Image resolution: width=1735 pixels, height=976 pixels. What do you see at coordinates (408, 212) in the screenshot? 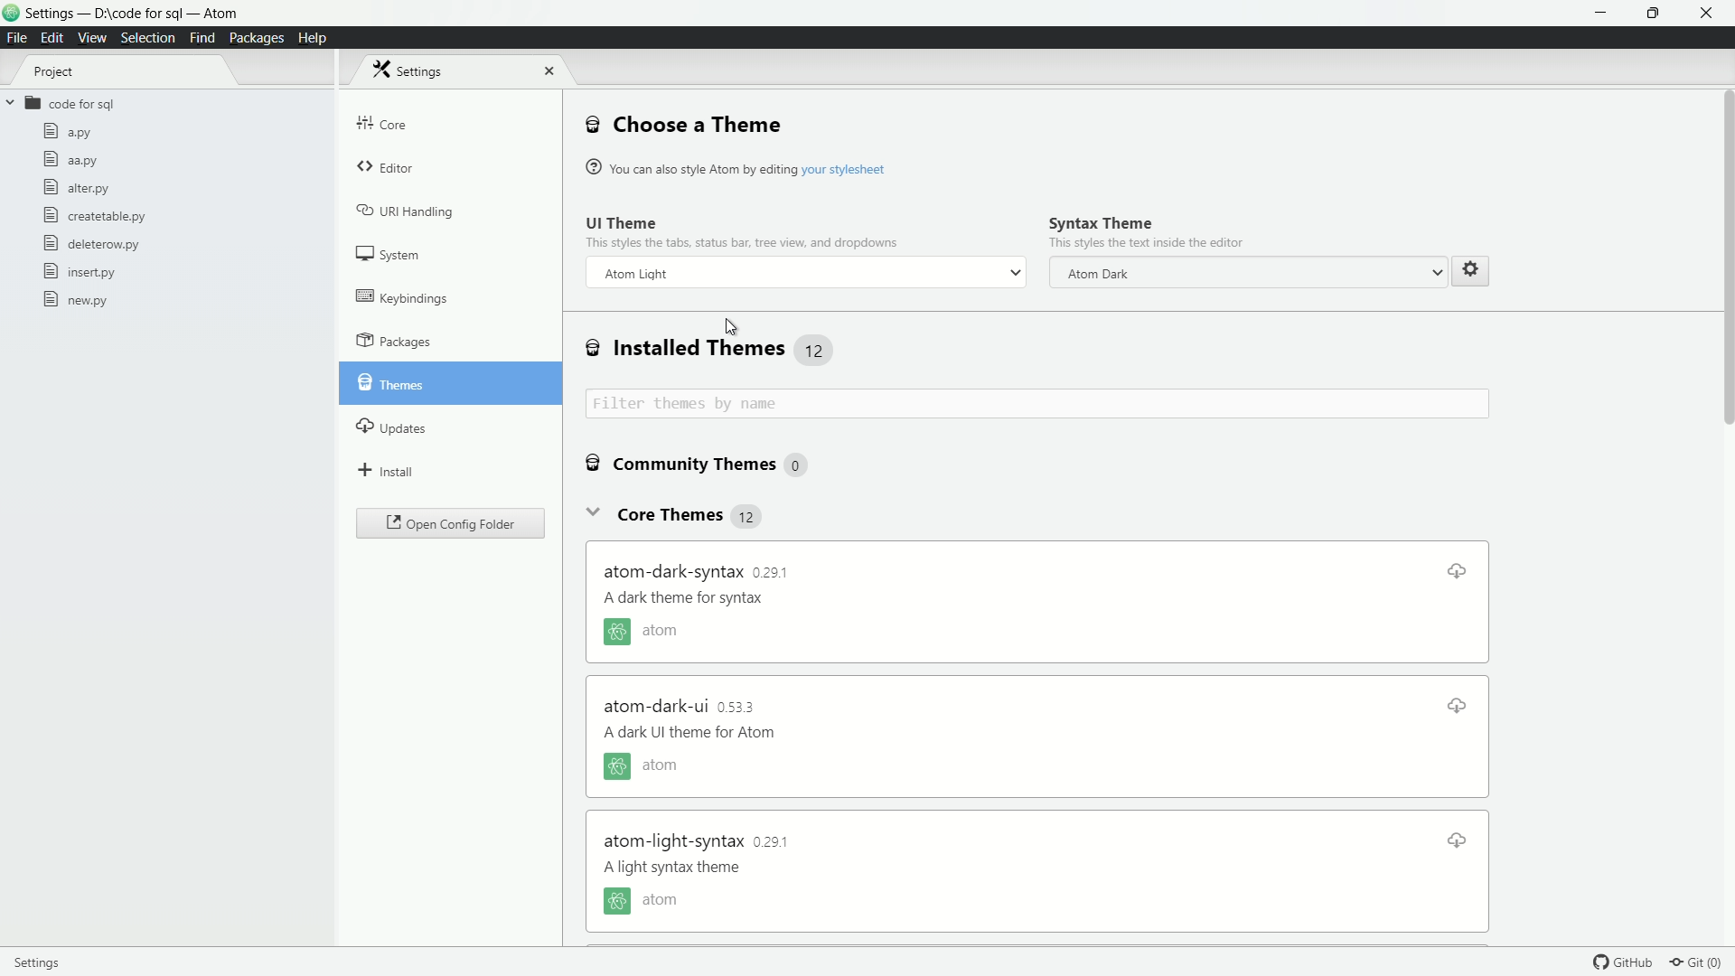
I see `uri handing` at bounding box center [408, 212].